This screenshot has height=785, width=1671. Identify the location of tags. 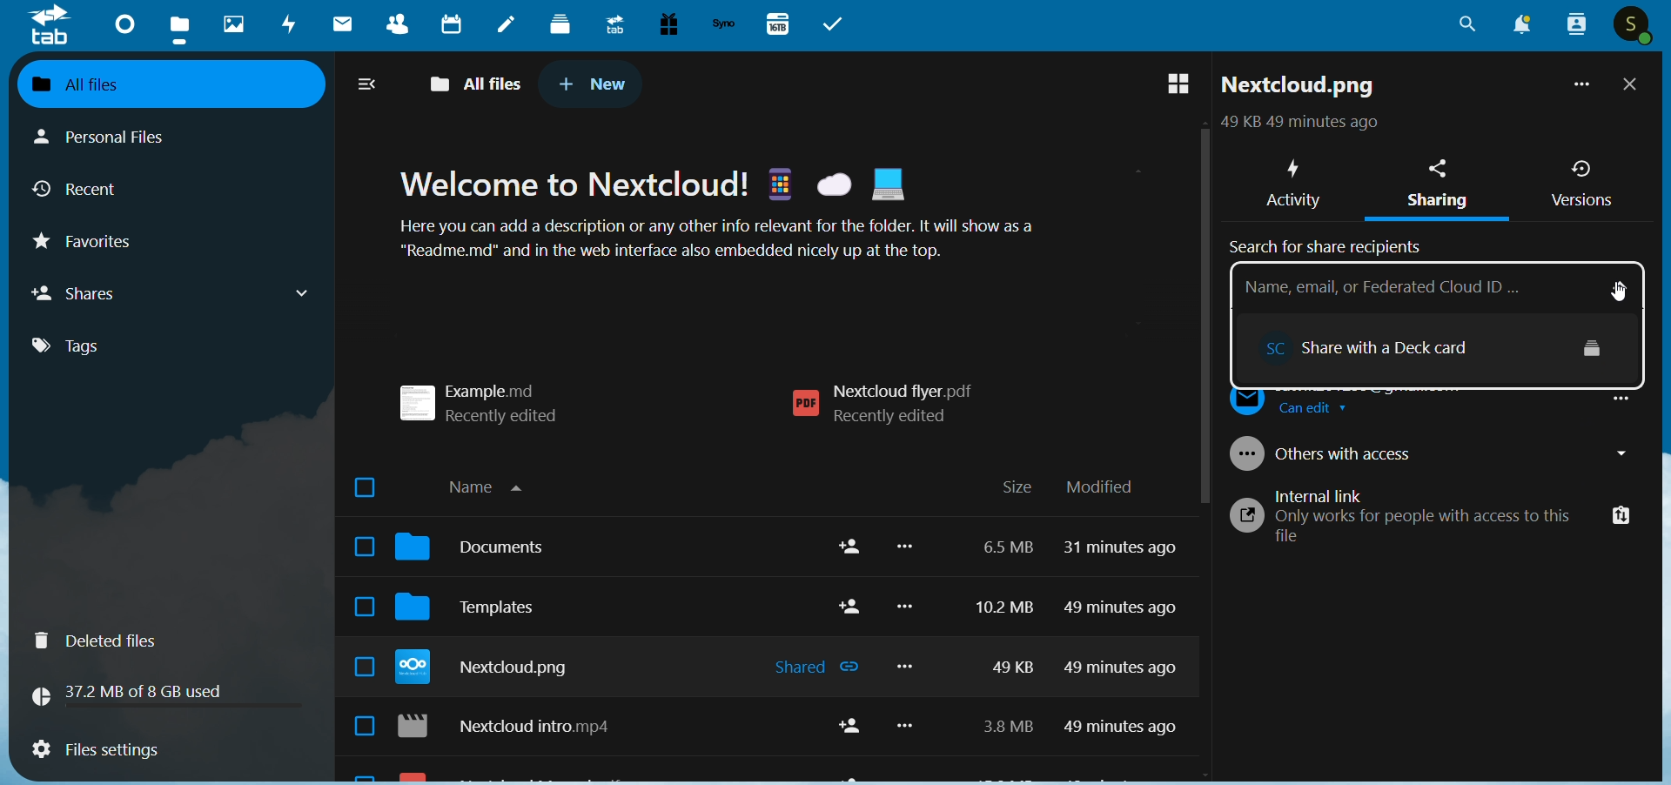
(82, 346).